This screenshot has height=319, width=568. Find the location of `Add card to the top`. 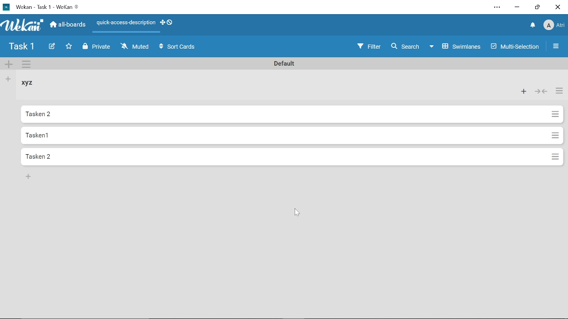

Add card to the top is located at coordinates (524, 91).